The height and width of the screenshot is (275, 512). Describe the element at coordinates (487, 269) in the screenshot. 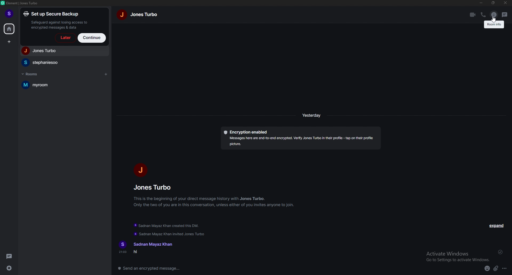

I see `emoji` at that location.